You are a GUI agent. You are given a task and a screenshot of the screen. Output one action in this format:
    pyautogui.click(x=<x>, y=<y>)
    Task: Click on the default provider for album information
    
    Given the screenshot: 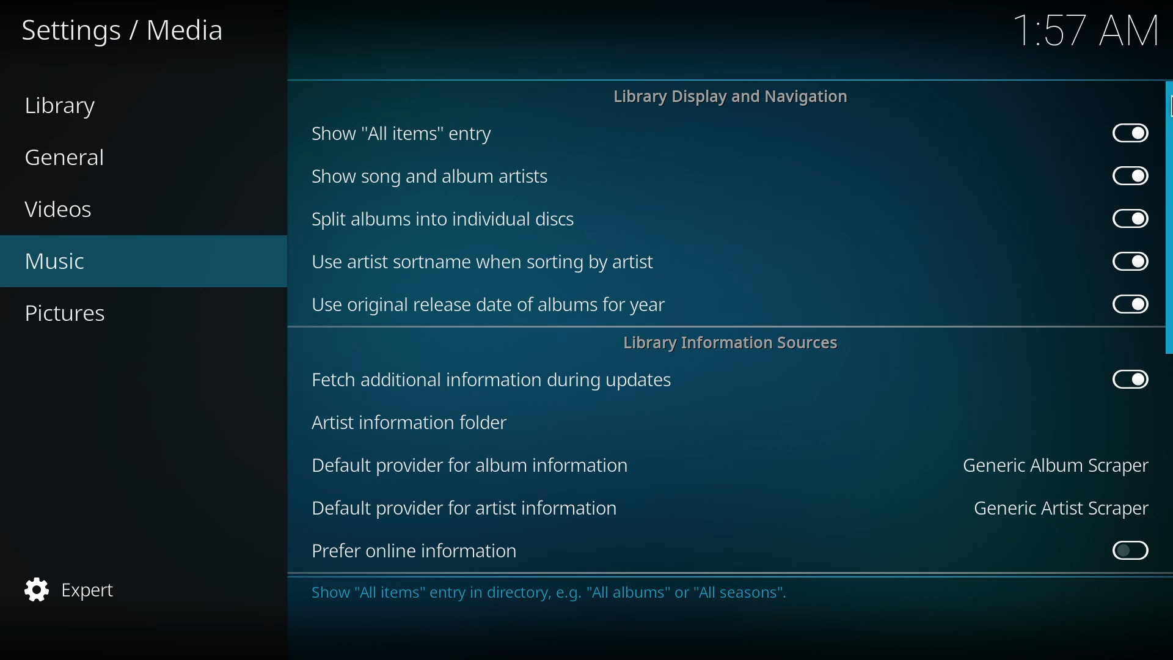 What is the action you would take?
    pyautogui.click(x=471, y=465)
    